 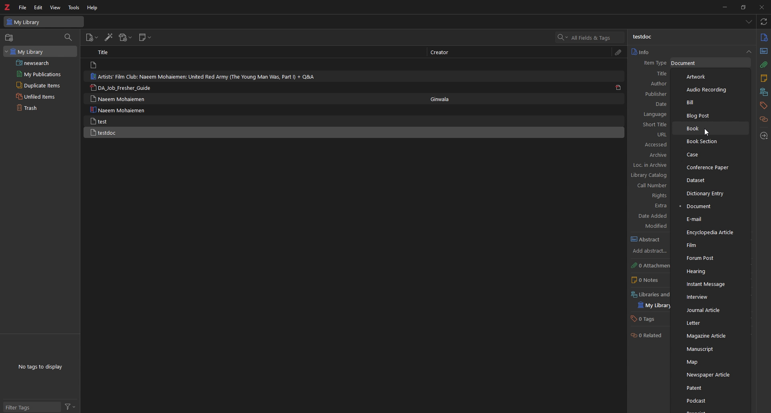 What do you see at coordinates (653, 135) in the screenshot?
I see `URL` at bounding box center [653, 135].